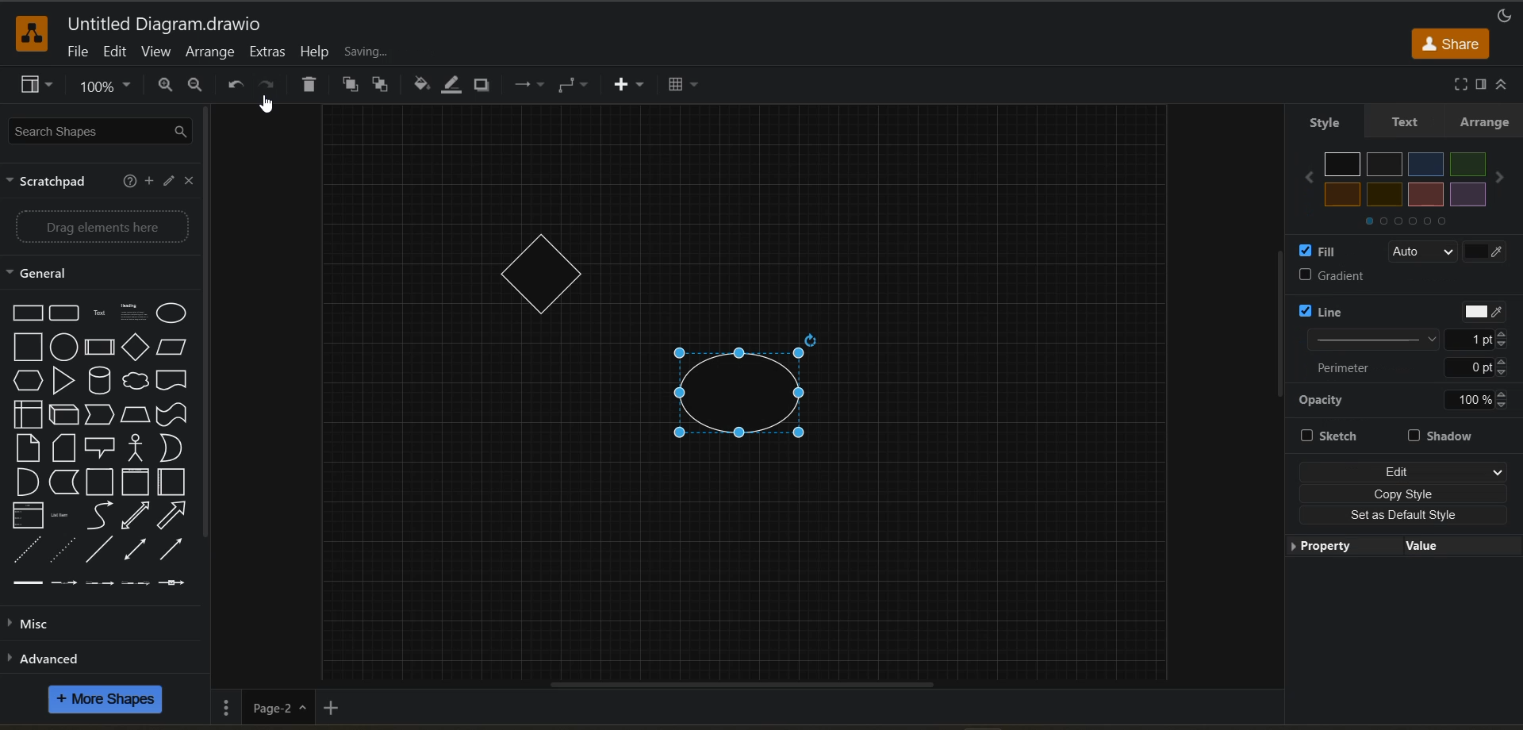 The height and width of the screenshot is (730, 1523). Describe the element at coordinates (205, 326) in the screenshot. I see `vertical scroll bar` at that location.